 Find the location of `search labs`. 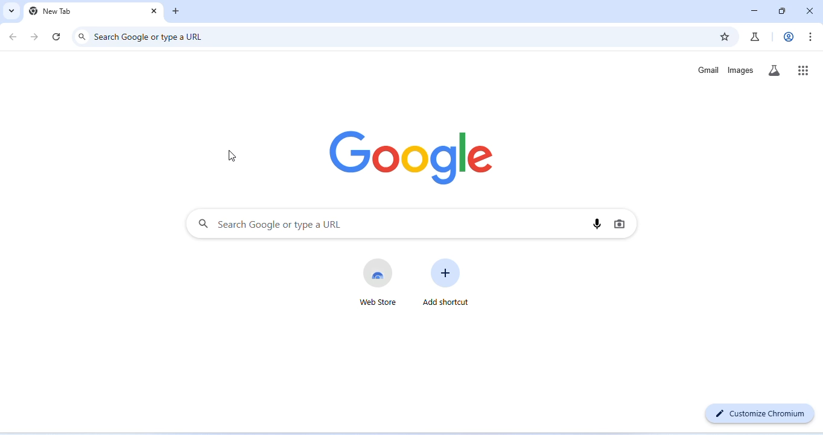

search labs is located at coordinates (774, 71).